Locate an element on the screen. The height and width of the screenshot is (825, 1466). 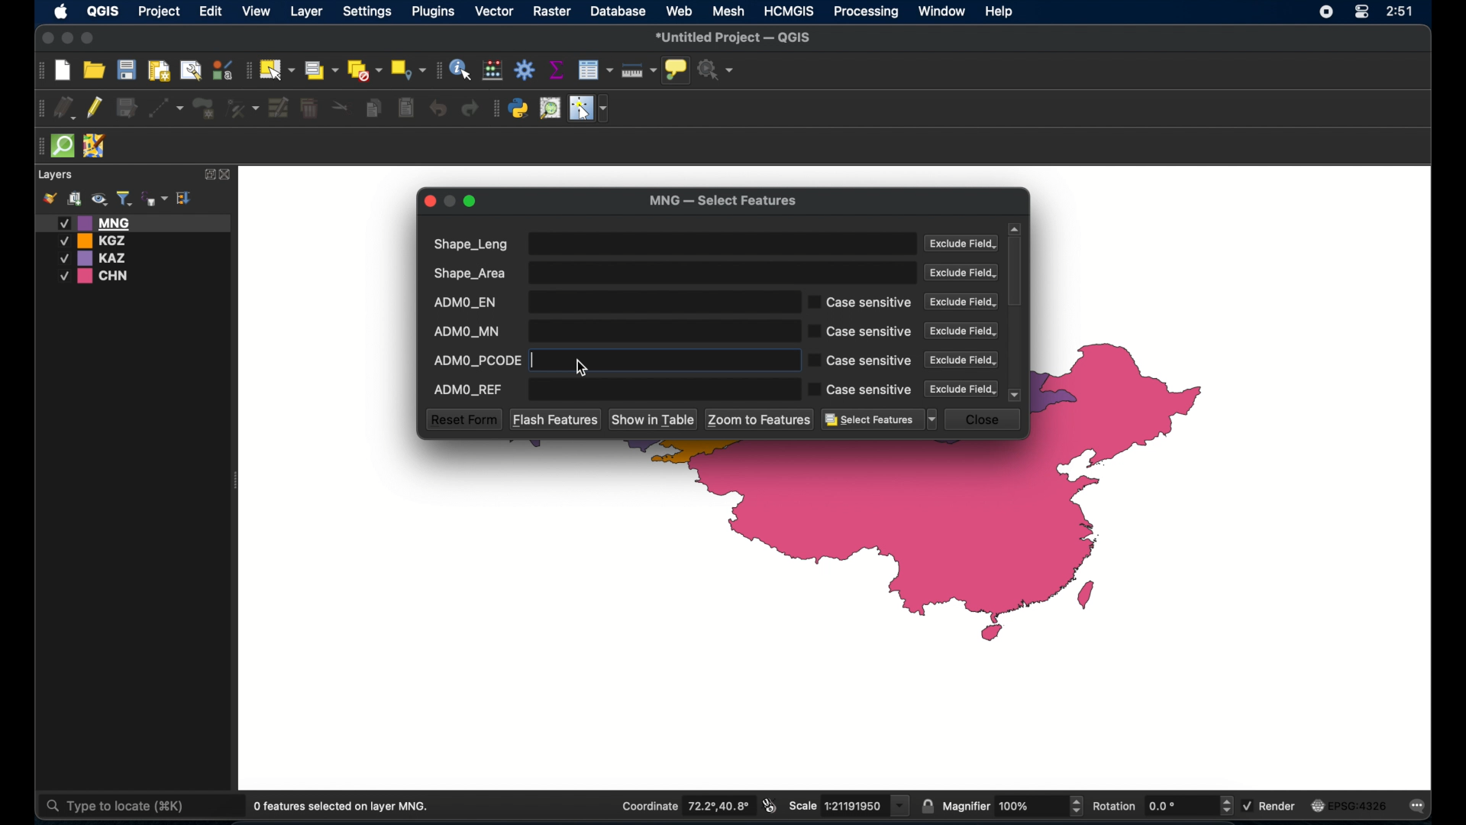
maximize is located at coordinates (472, 202).